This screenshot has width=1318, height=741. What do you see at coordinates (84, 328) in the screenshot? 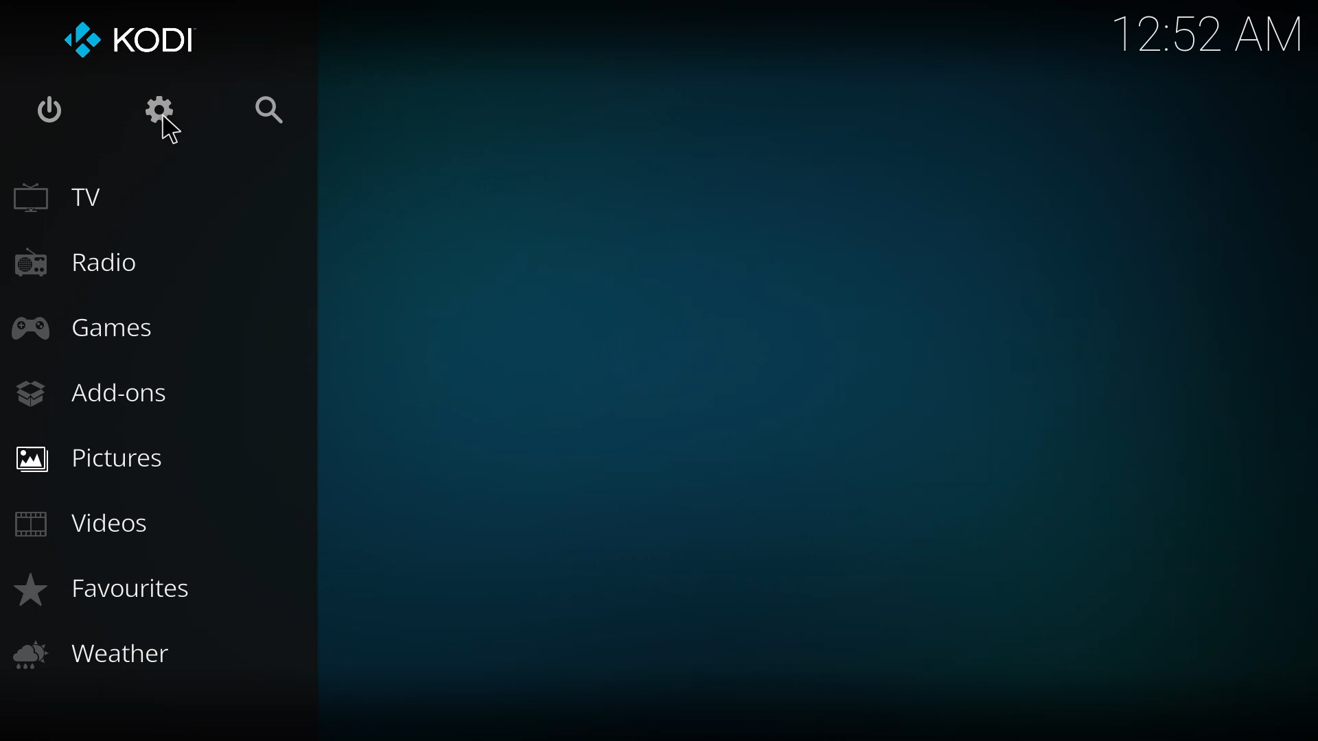
I see `games` at bounding box center [84, 328].